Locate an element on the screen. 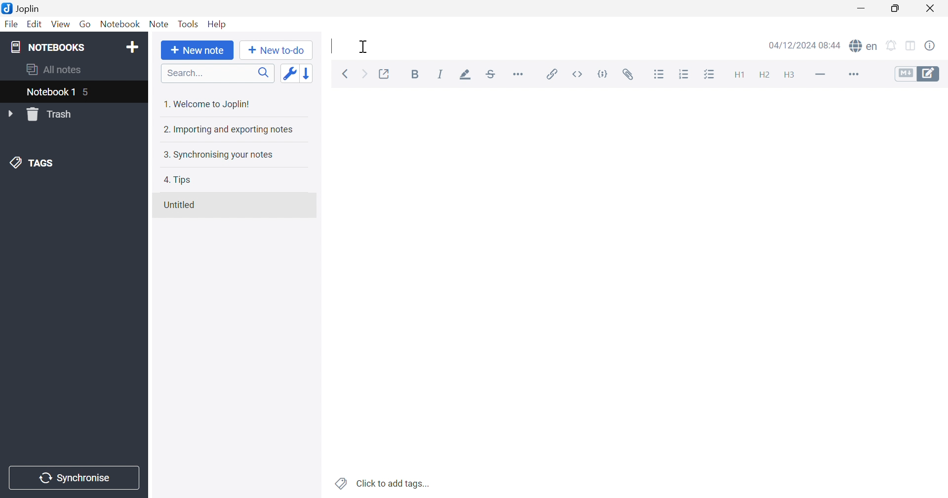  5 is located at coordinates (88, 93).